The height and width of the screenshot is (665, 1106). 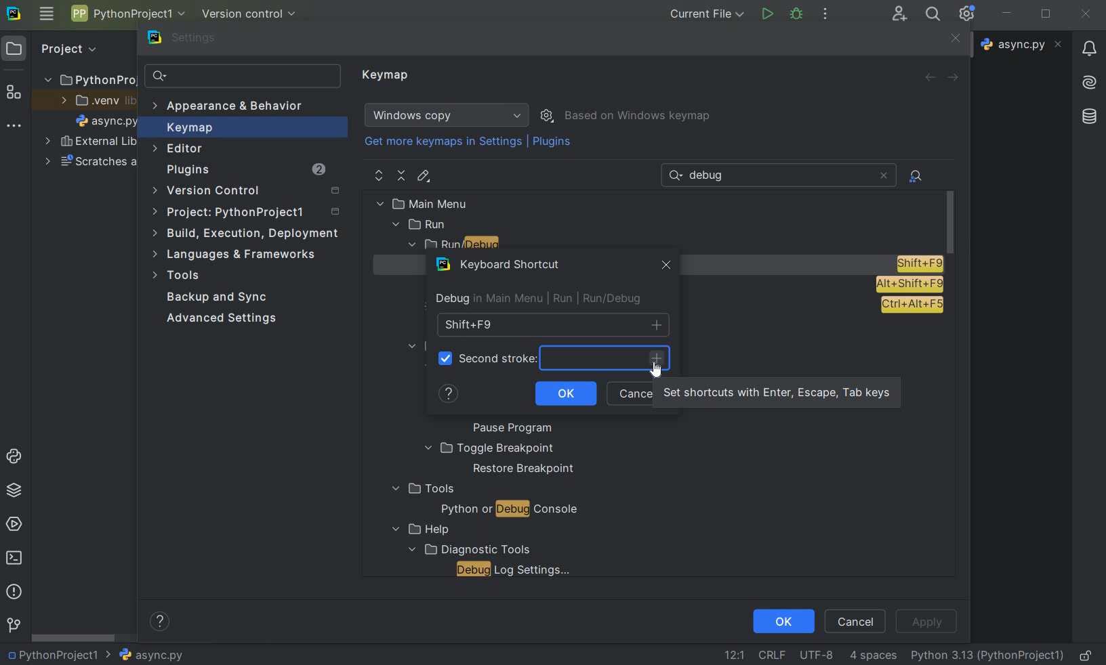 What do you see at coordinates (797, 13) in the screenshot?
I see `debug` at bounding box center [797, 13].